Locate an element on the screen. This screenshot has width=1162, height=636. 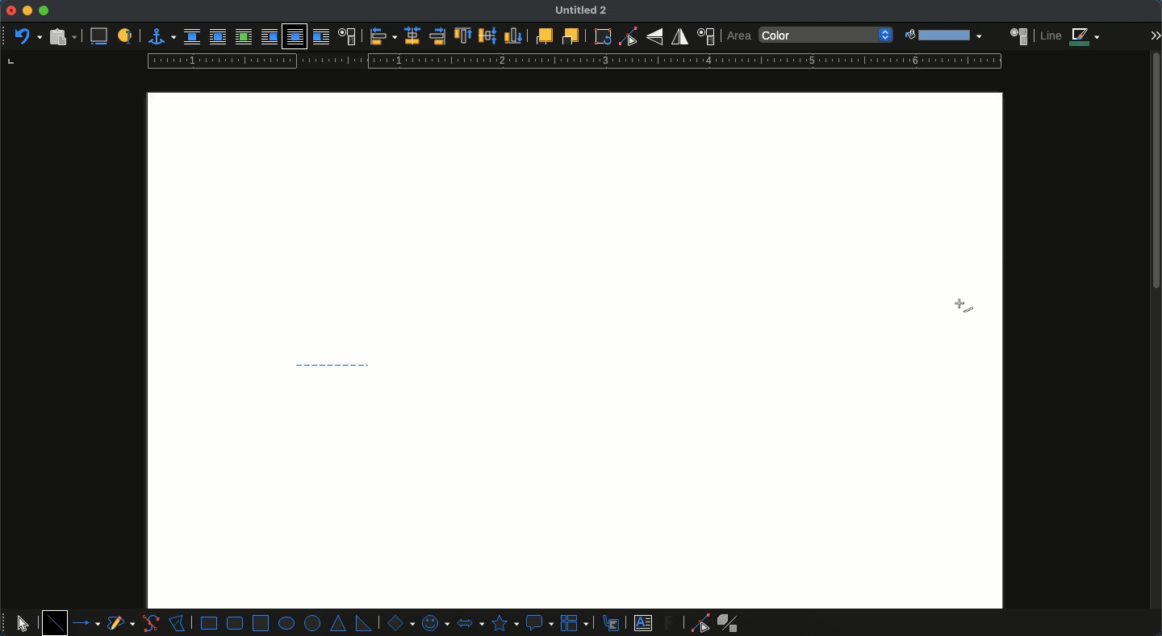
ellipse is located at coordinates (286, 623).